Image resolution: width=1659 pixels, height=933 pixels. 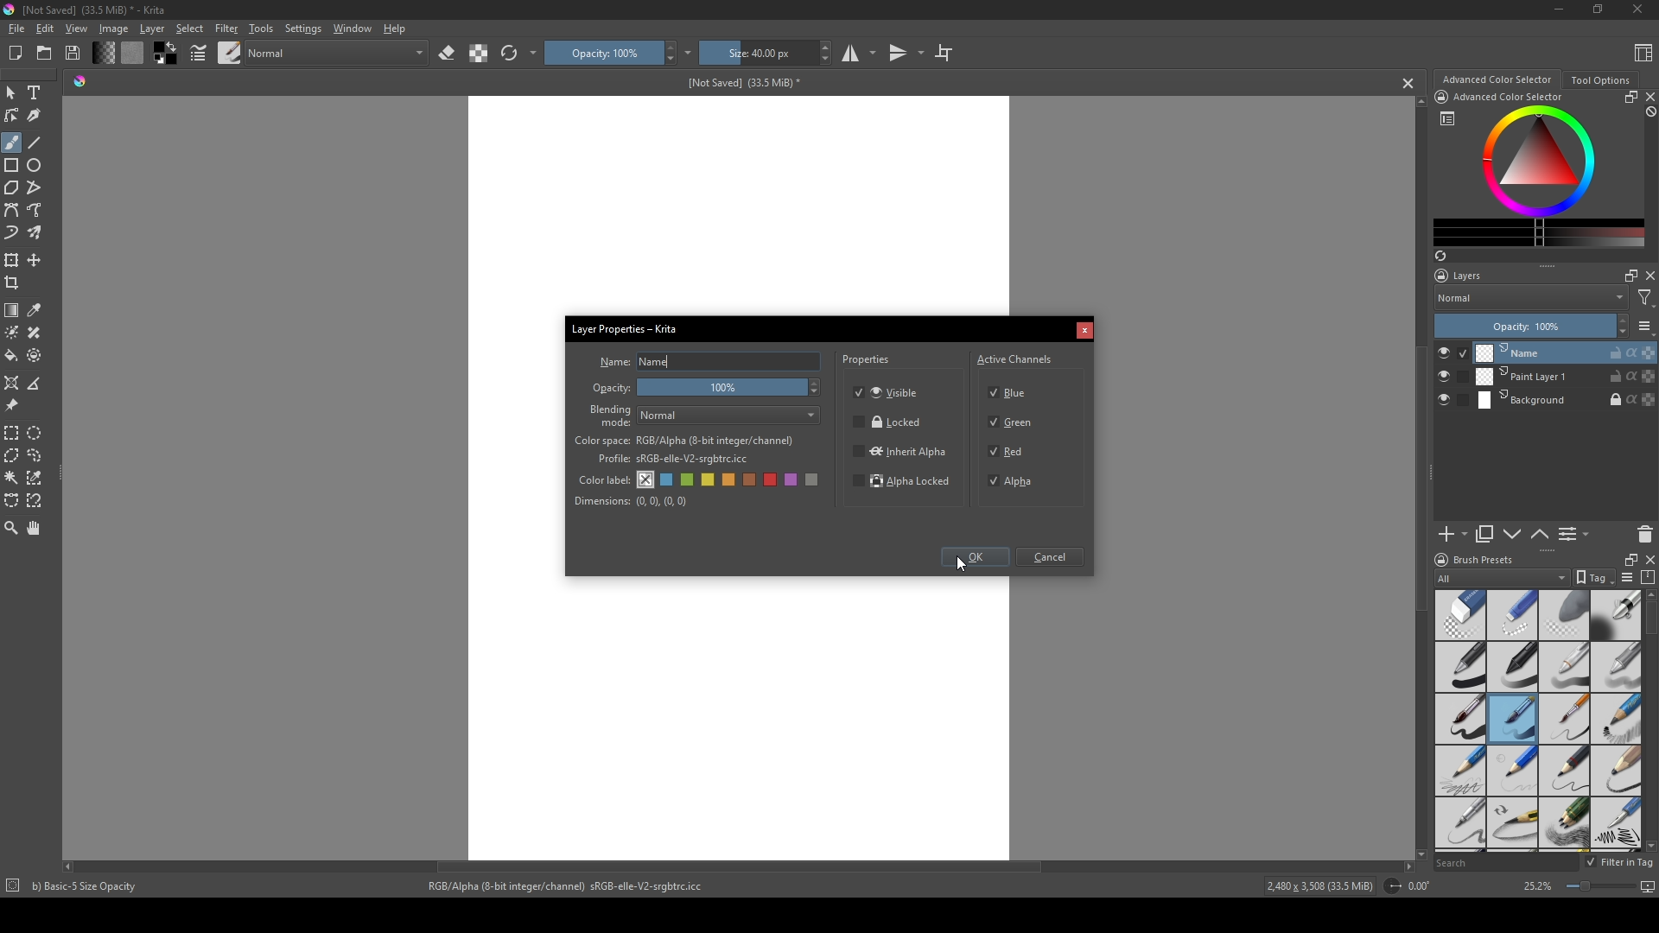 What do you see at coordinates (36, 115) in the screenshot?
I see `calligraphy` at bounding box center [36, 115].